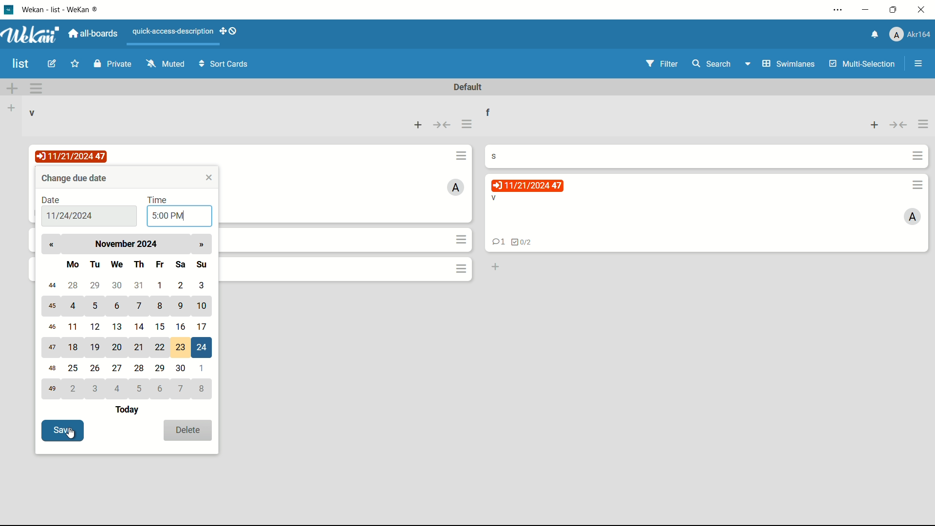 This screenshot has width=935, height=526. Describe the element at coordinates (875, 35) in the screenshot. I see `notifications` at that location.